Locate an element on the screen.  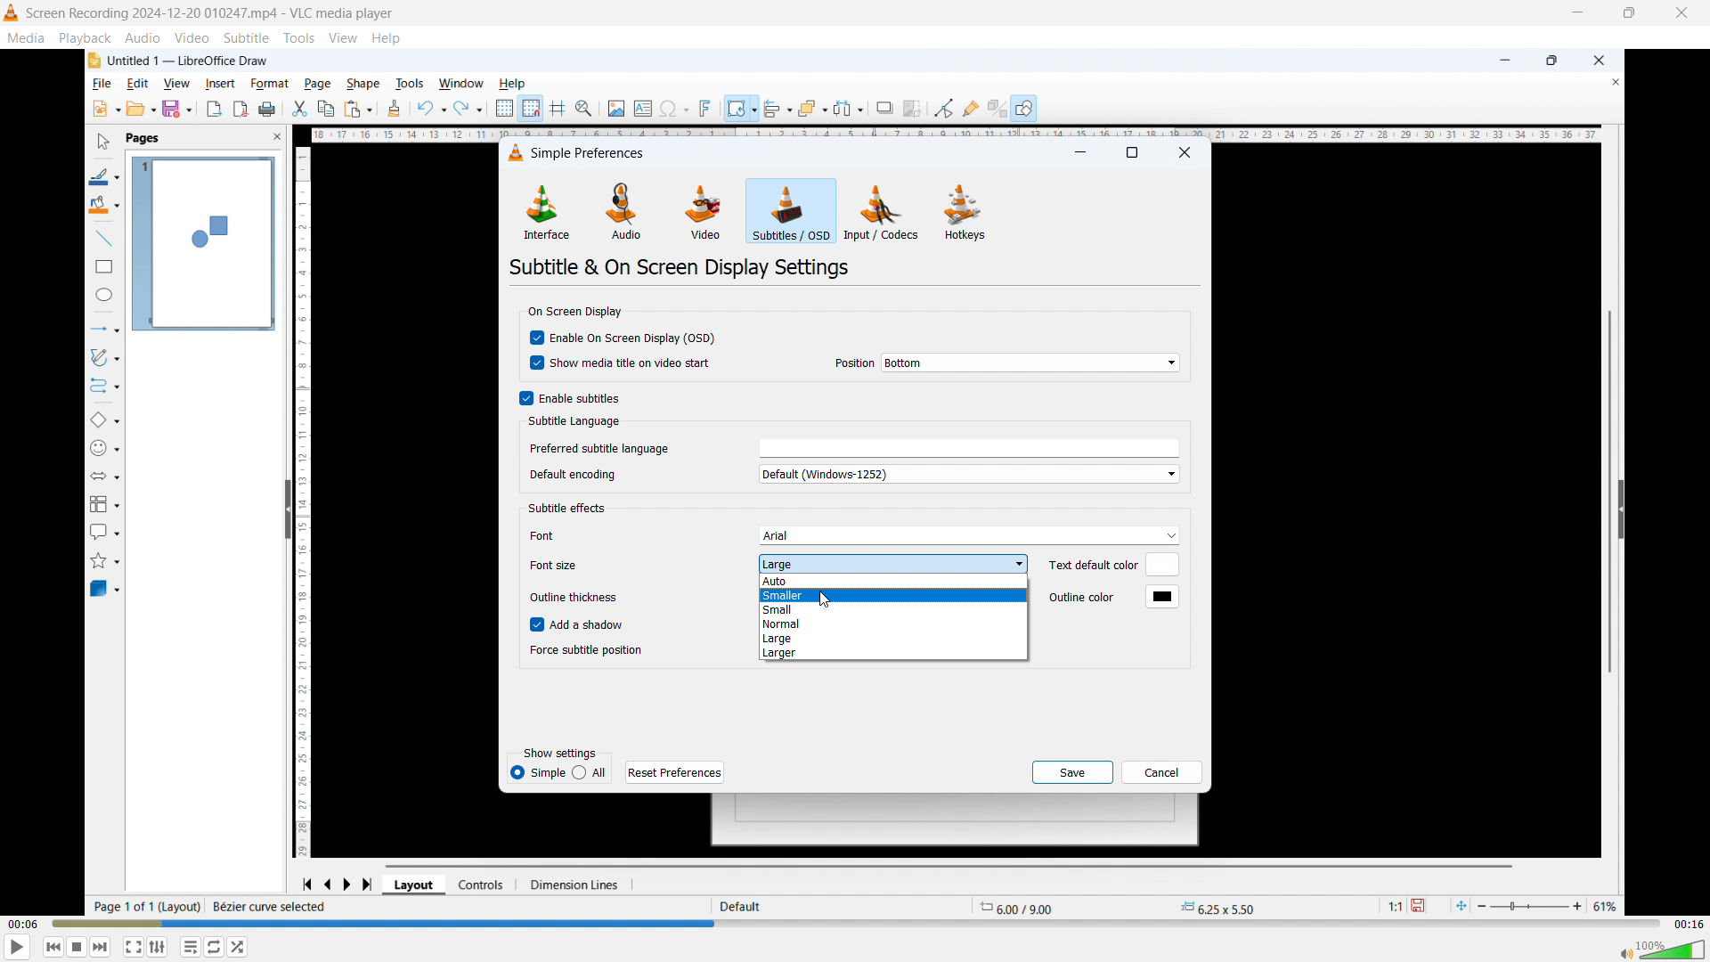
Enable subtitles  is located at coordinates (570, 397).